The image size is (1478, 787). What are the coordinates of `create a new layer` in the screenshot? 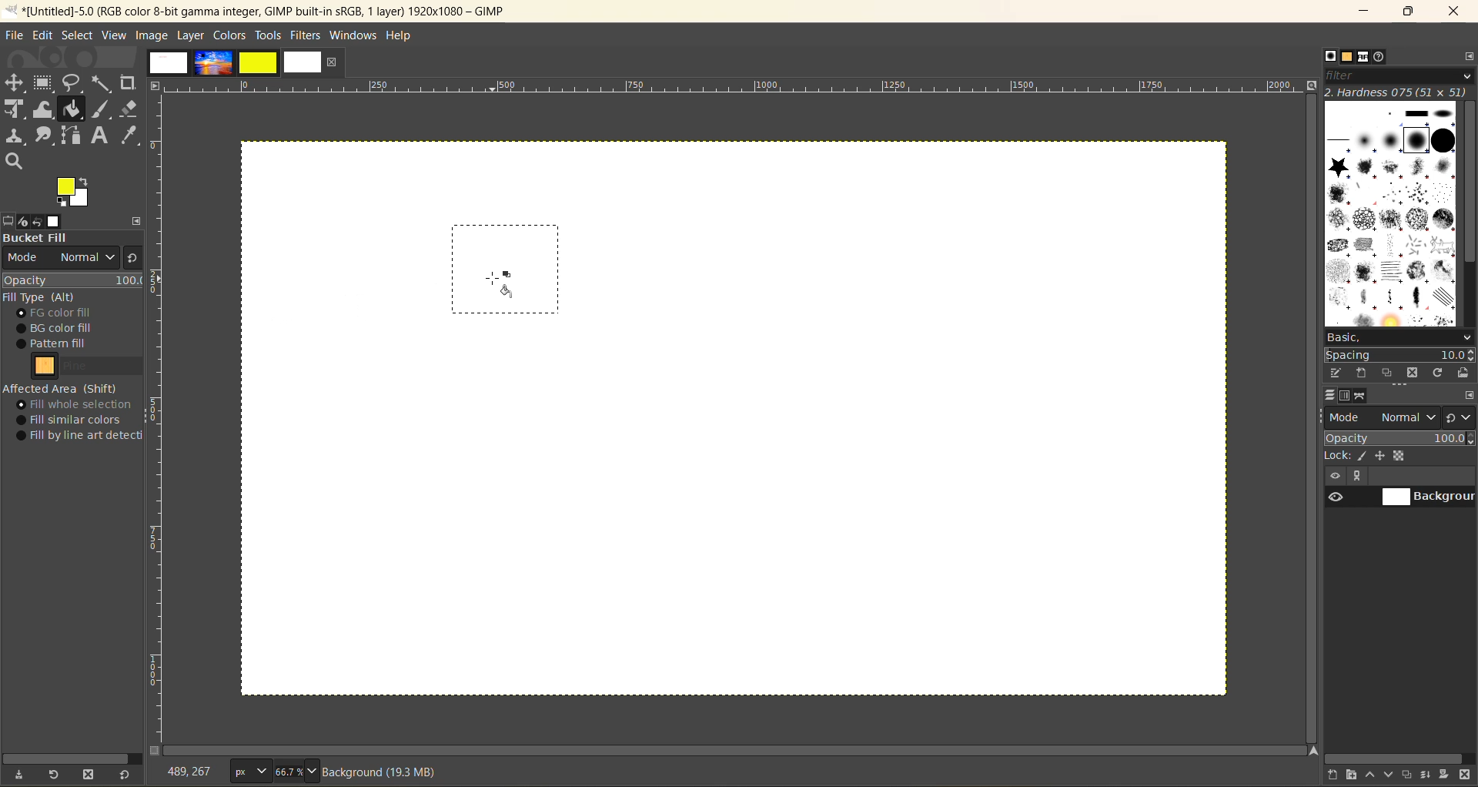 It's located at (1334, 775).